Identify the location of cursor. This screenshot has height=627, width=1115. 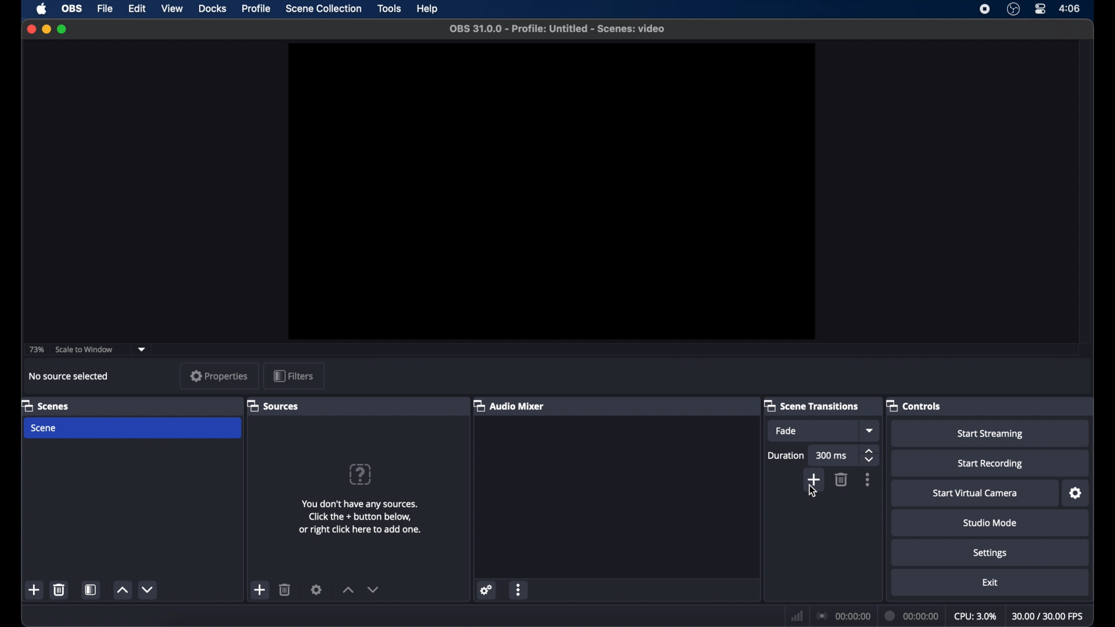
(811, 492).